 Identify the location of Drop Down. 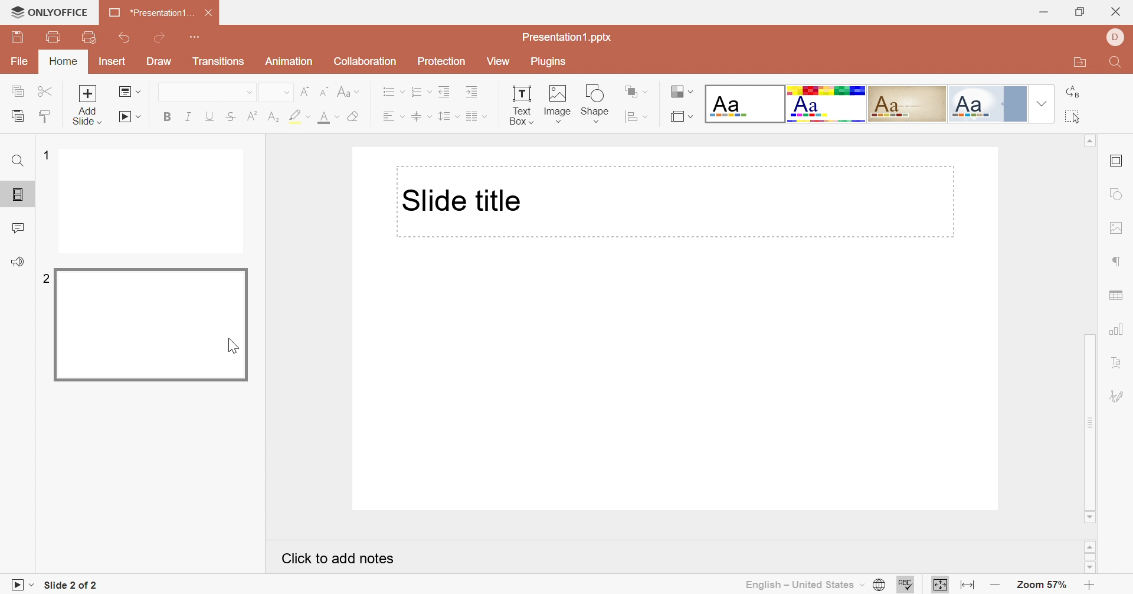
(250, 92).